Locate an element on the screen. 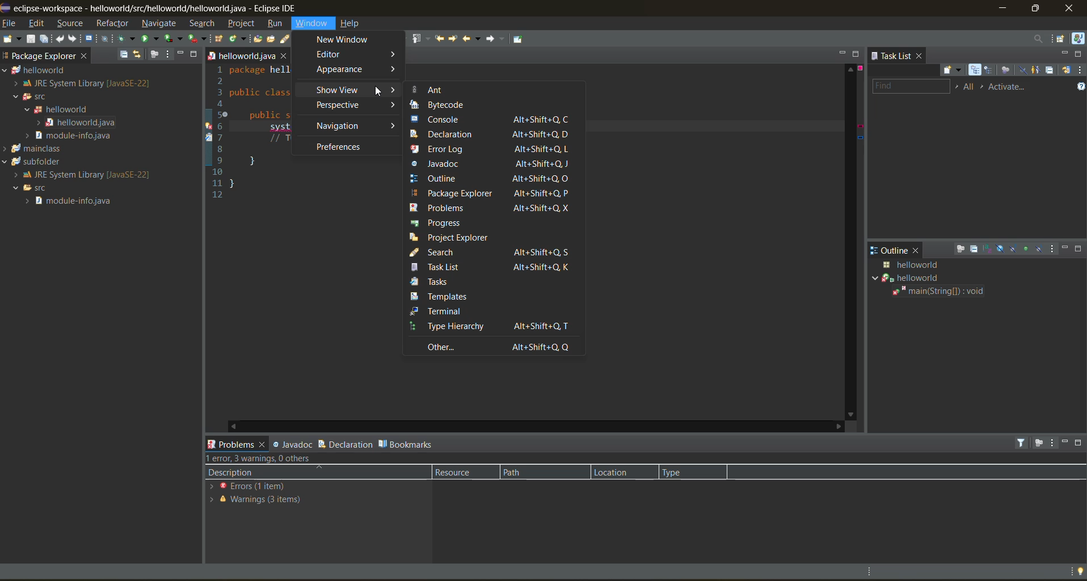 This screenshot has width=1087, height=581. open perspective is located at coordinates (1060, 40).